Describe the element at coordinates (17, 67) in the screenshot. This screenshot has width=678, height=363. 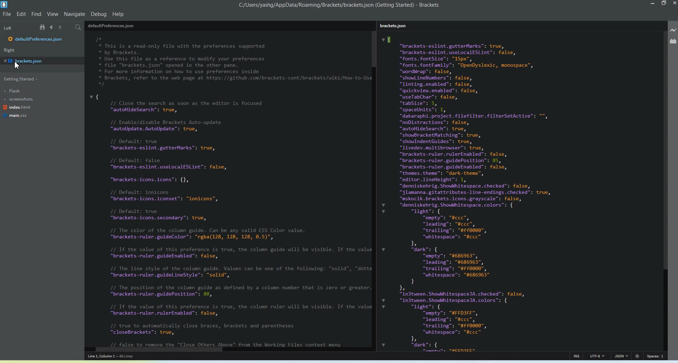
I see `cursor` at that location.